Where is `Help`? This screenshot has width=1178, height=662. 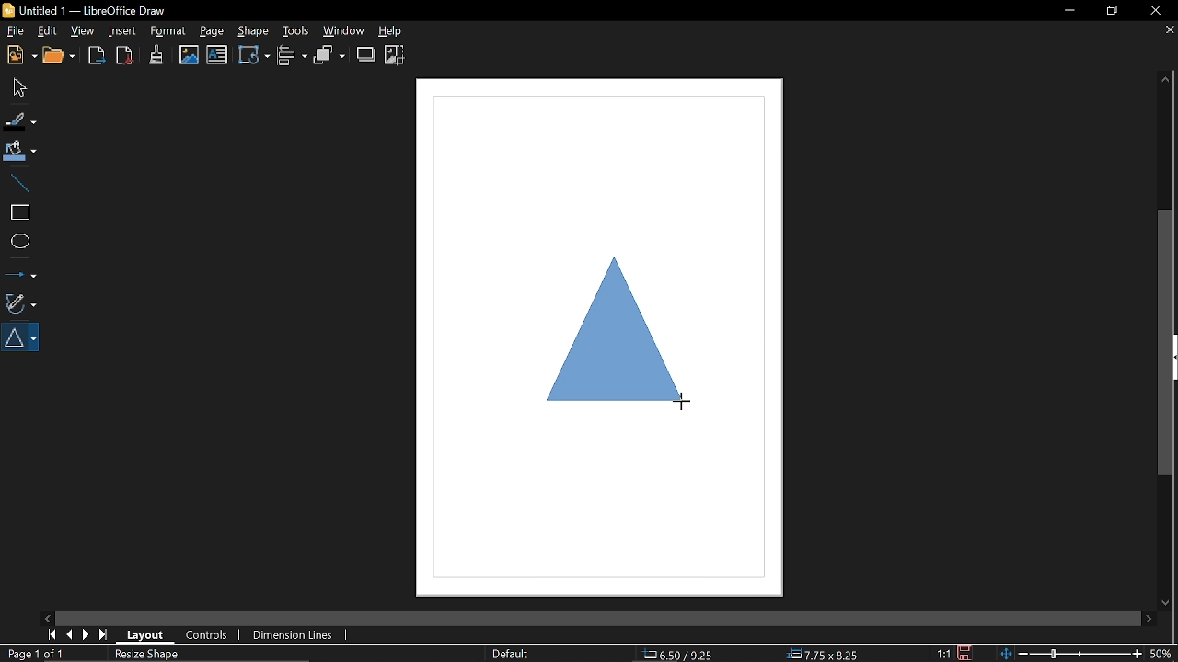 Help is located at coordinates (398, 30).